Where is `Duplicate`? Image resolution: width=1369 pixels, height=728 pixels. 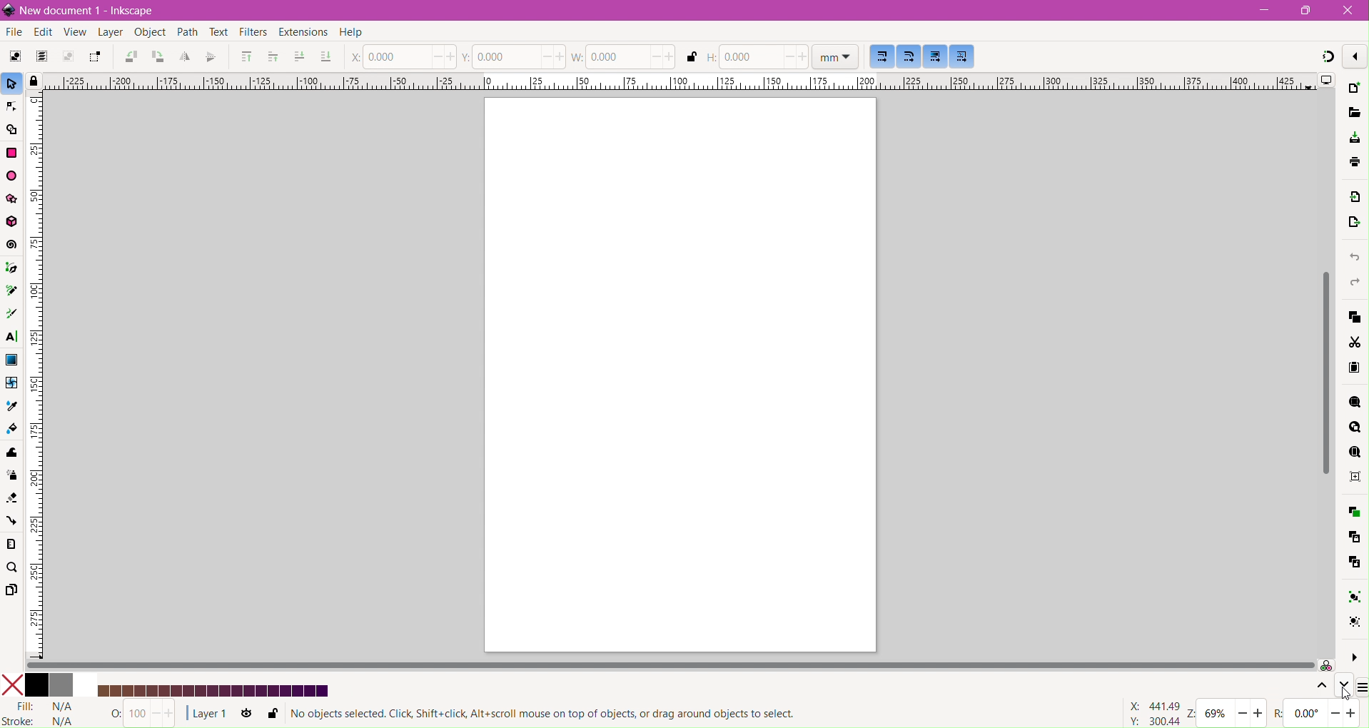 Duplicate is located at coordinates (1352, 510).